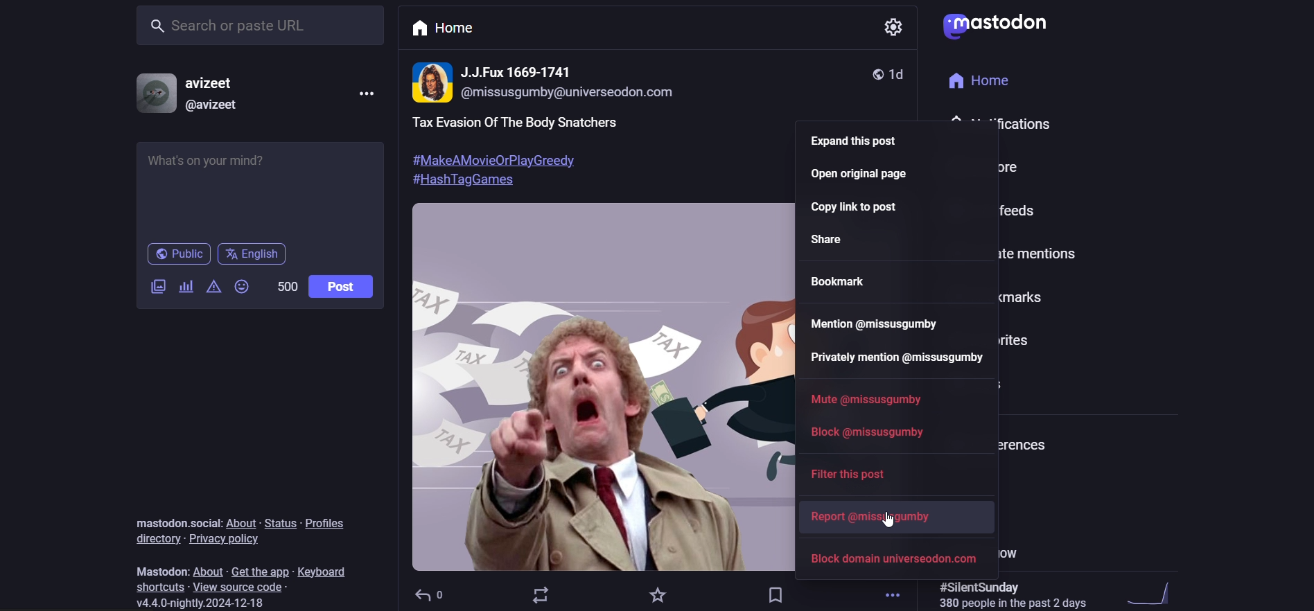  Describe the element at coordinates (173, 522) in the screenshot. I see `mastodon social` at that location.